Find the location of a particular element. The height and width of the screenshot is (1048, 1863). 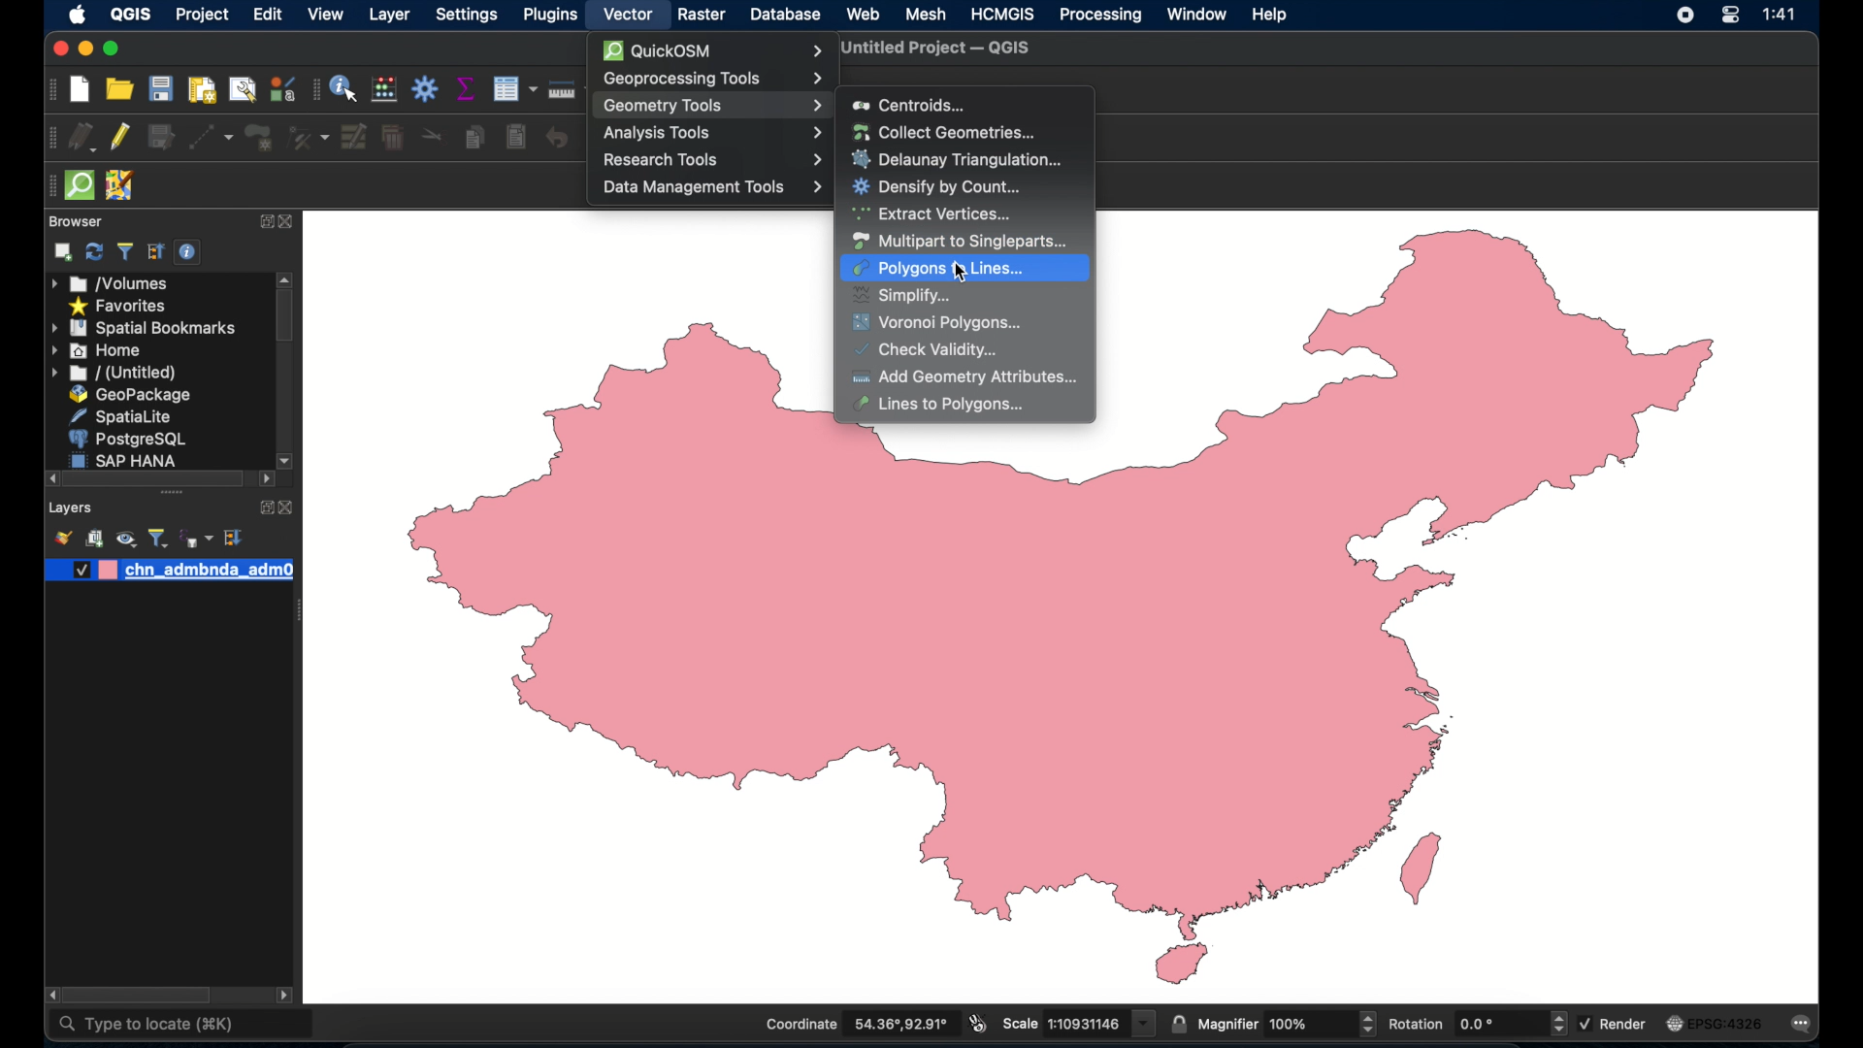

current edits is located at coordinates (83, 137).